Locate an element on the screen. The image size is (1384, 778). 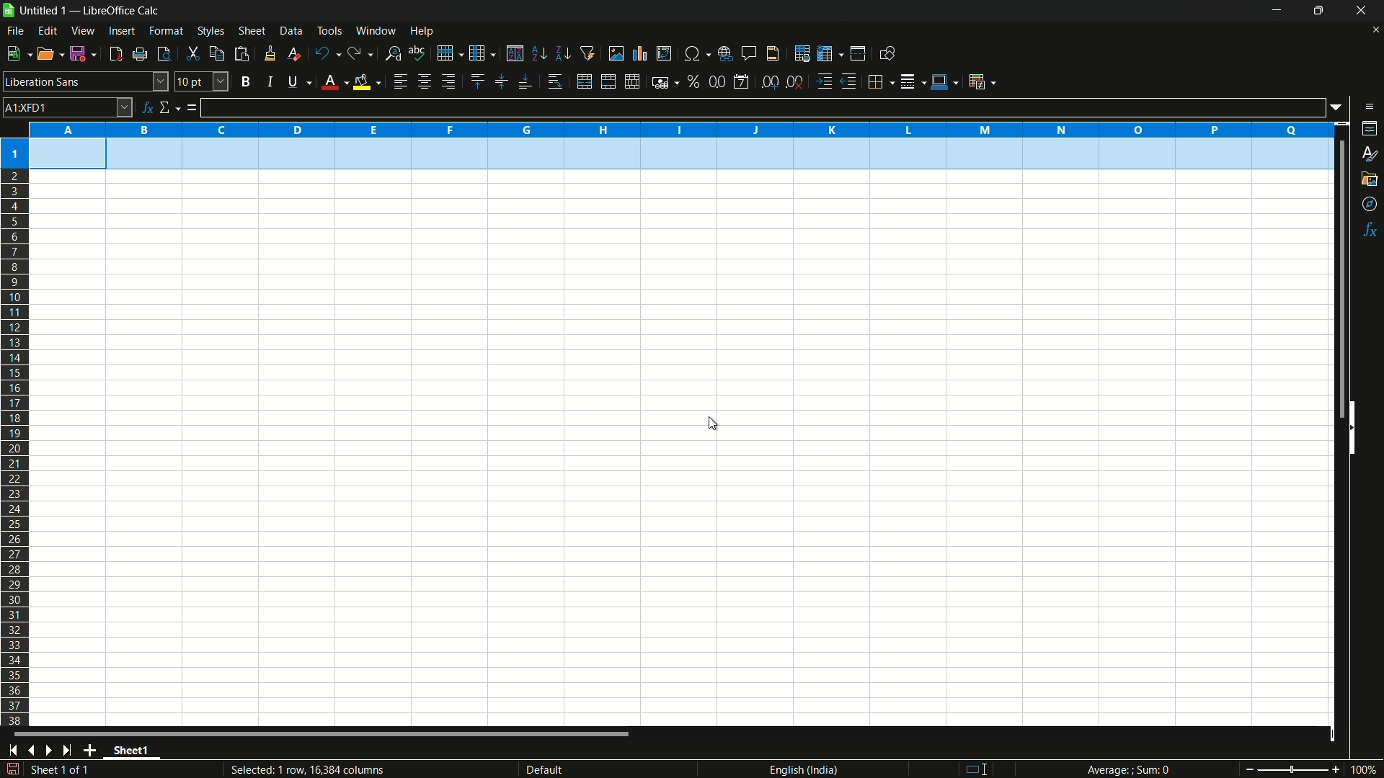
navigator is located at coordinates (1370, 205).